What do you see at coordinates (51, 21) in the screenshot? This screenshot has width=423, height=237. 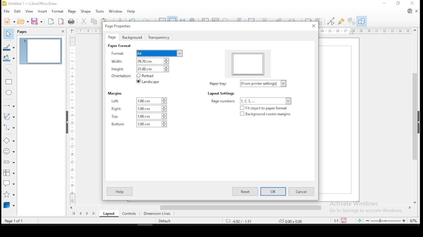 I see `export` at bounding box center [51, 21].